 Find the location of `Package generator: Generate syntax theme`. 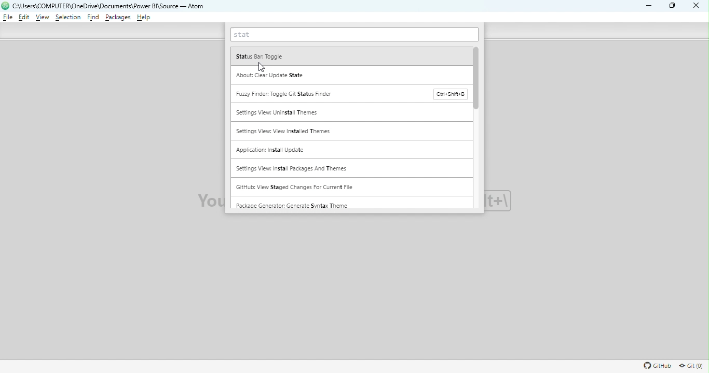

Package generator: Generate syntax theme is located at coordinates (350, 203).